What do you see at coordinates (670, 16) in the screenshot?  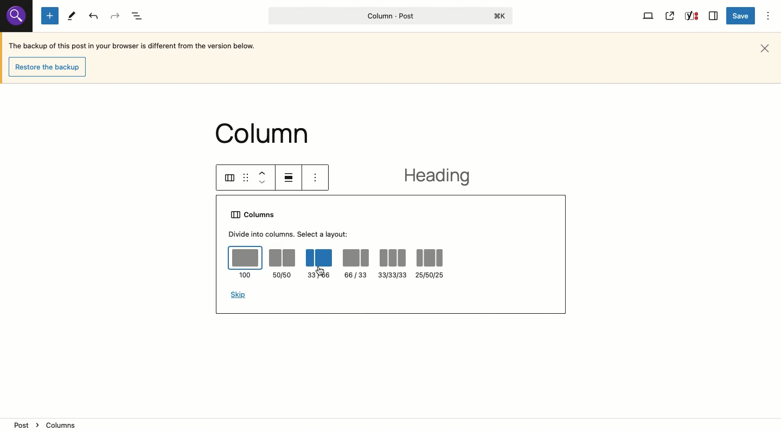 I see `View post` at bounding box center [670, 16].